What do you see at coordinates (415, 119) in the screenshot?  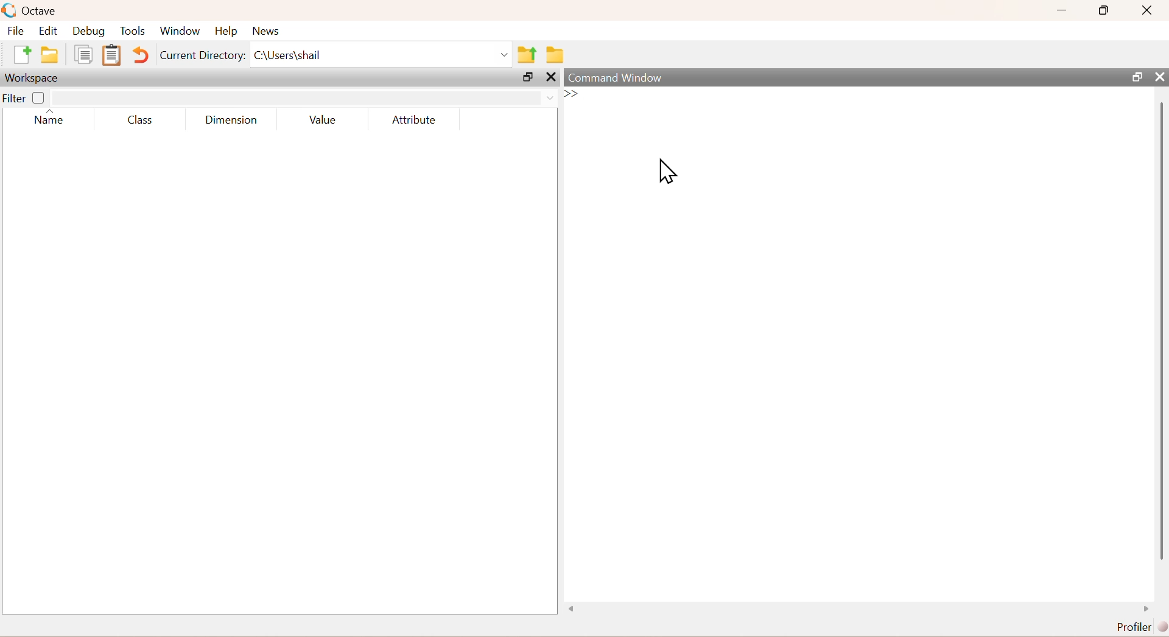 I see `Attribute` at bounding box center [415, 119].